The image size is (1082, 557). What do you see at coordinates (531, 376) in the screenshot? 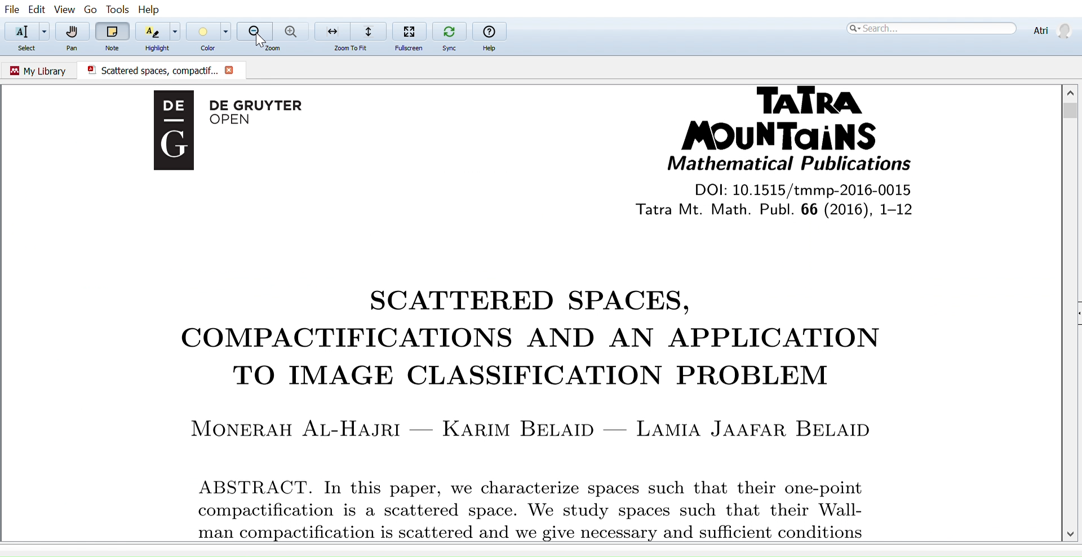
I see `TO IMAGE CLASSIFICATION PROBLEM` at bounding box center [531, 376].